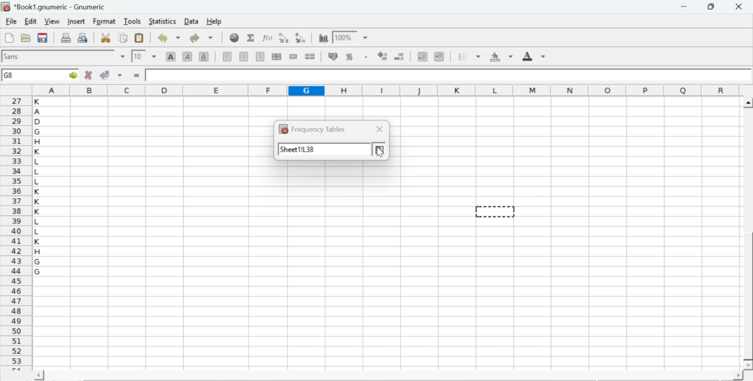 The image size is (753, 381). Describe the element at coordinates (470, 56) in the screenshot. I see `borders` at that location.